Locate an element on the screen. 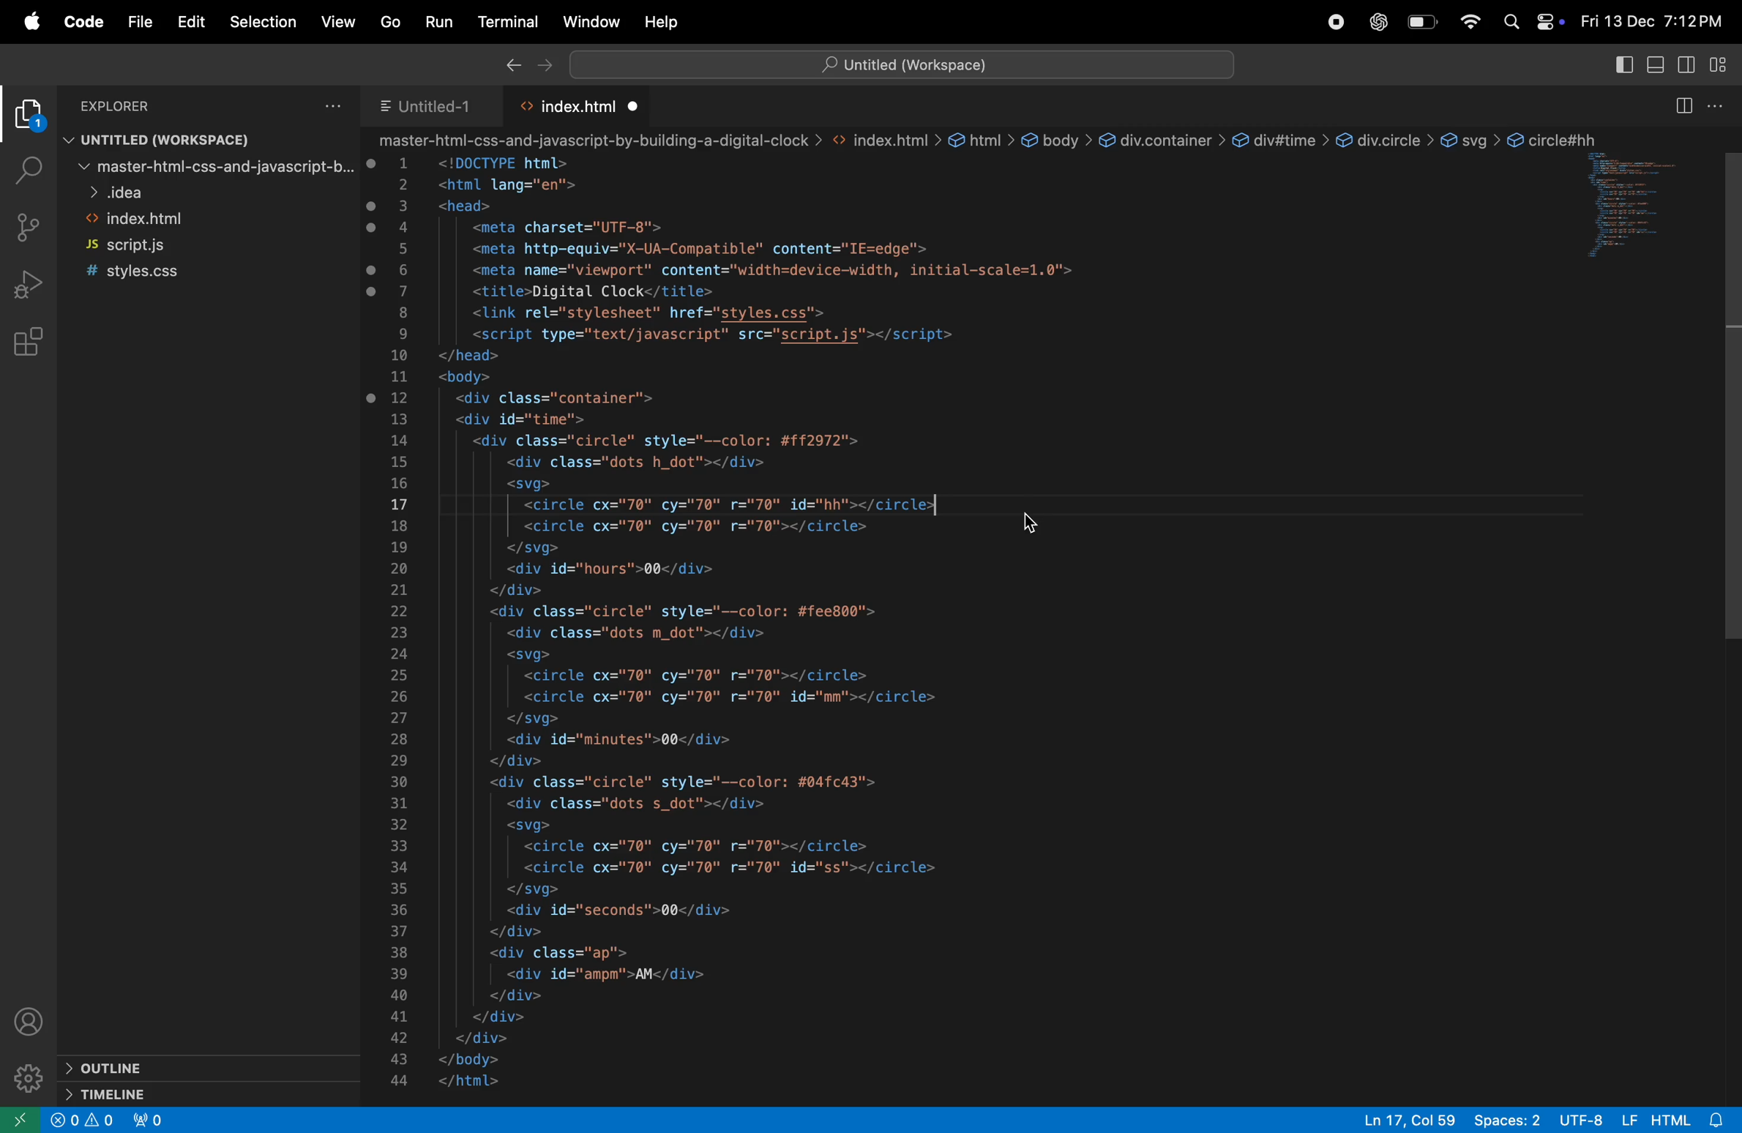  SLUULTTTTL num
<html lang="en">
<head>
<meta charset="UTF-8">
<meta http-equiv="X-UA-Compatible" content="IE=edge">
<meta name="viewport" content="width=device-width, initial-scale=1.0">
<title>Digital Clock</title>
<link rel="stylesheet" href="styles.css">
<script type="text/javascript" src="script.js"></script>
</head>
<body>
<div class="container">
<div id="time">
<div class="circle" style="--color: #ff2972">
<div class="dots h_dot"></div>
<svg>
<circle cx="70" cy="70" r="70" id="hh"></circle> N
<circle cx="70" cy="70" r="70"></circle>
</svg>
<div id="hours">00</div>
</div>
<div class="circle" style="--color: #fee800">
<div class="dots m_dot"></div>
<svg>
<circle cx="70" cy="70" r="70"></circle>
<circle cx="70" cy="70" r="70" id="mm"></circle>
</svg>
<div id="minutes">00</div>
</div>
<div class="circle" style="--color: #04fc43">
<div class="dots s_dot"></div>
<svg>
<circle cx="70" cy="70" r="70"></circle>
<circle cx="70" cy="70" r="70" id="ss"></circle>
</svg>
<div id="seconds">00</div>
</div>
<div class="ap">
<div id="ampm">AM</div>
</div>
</div>
</div>
</body>
</html> is located at coordinates (777, 623).